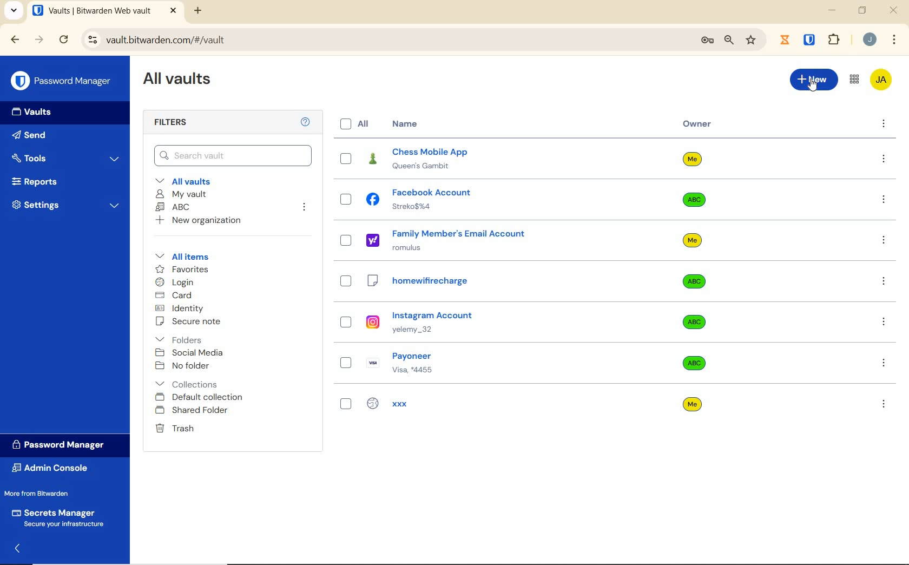  What do you see at coordinates (751, 41) in the screenshot?
I see `bookmark` at bounding box center [751, 41].